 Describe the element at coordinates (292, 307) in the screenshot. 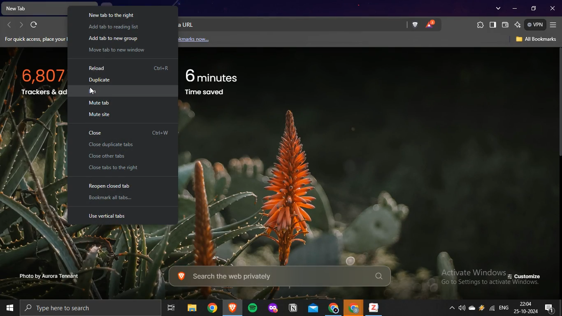

I see `notion` at that location.